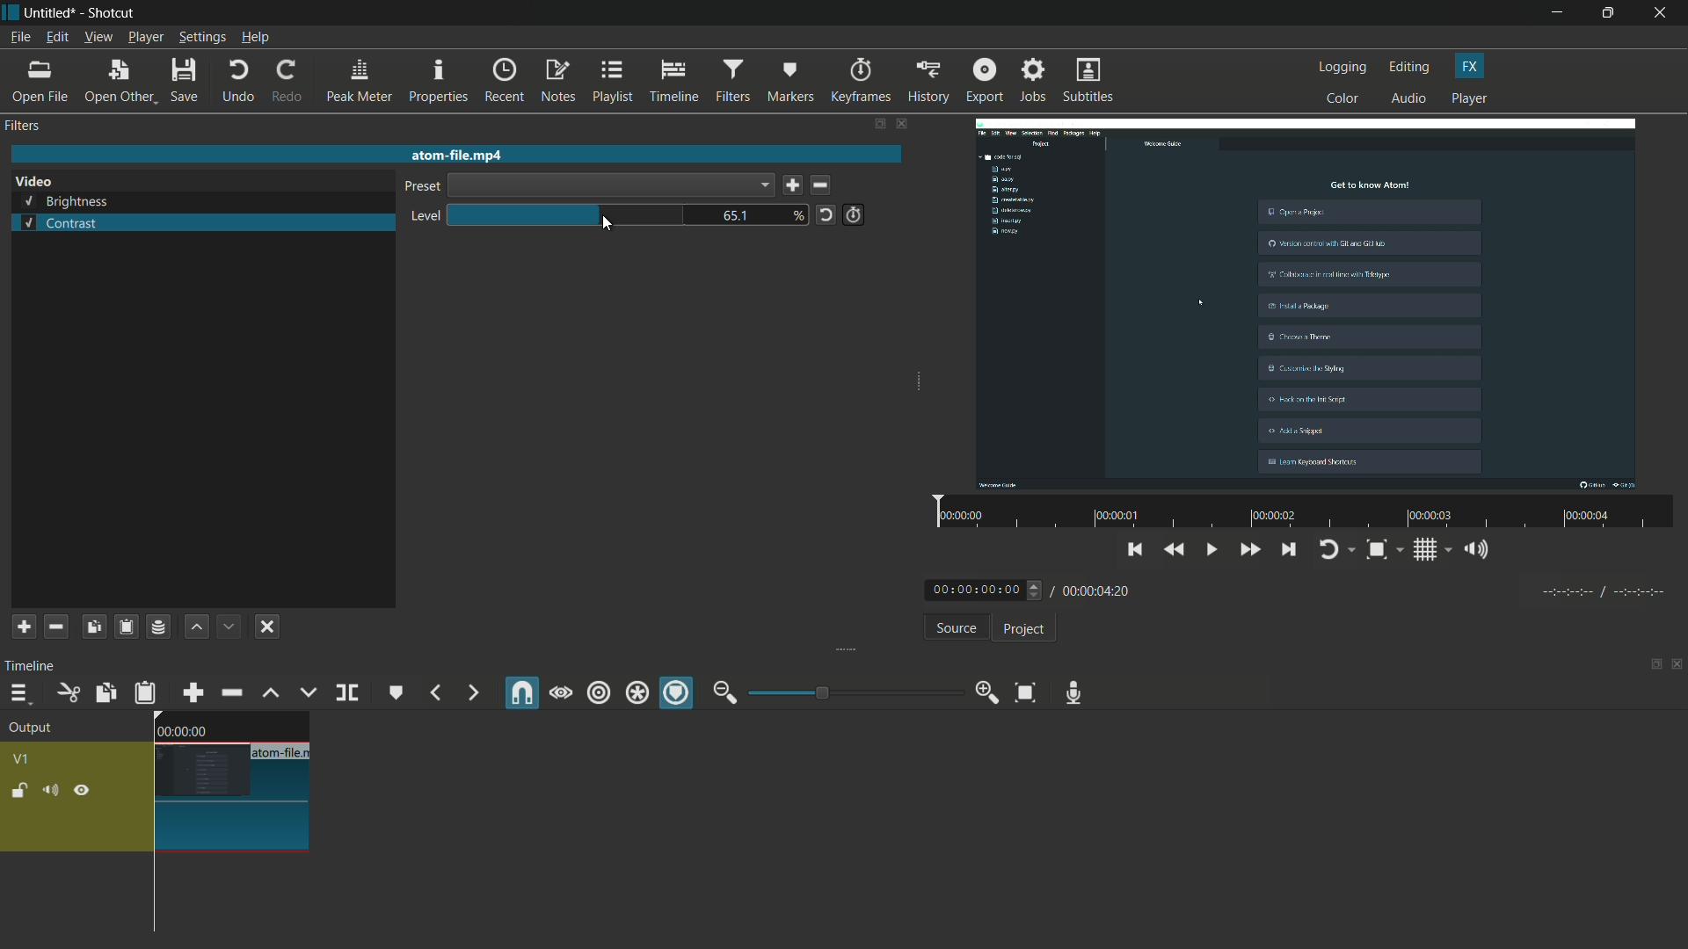 Image resolution: width=1688 pixels, height=949 pixels. What do you see at coordinates (98, 37) in the screenshot?
I see `view menu` at bounding box center [98, 37].